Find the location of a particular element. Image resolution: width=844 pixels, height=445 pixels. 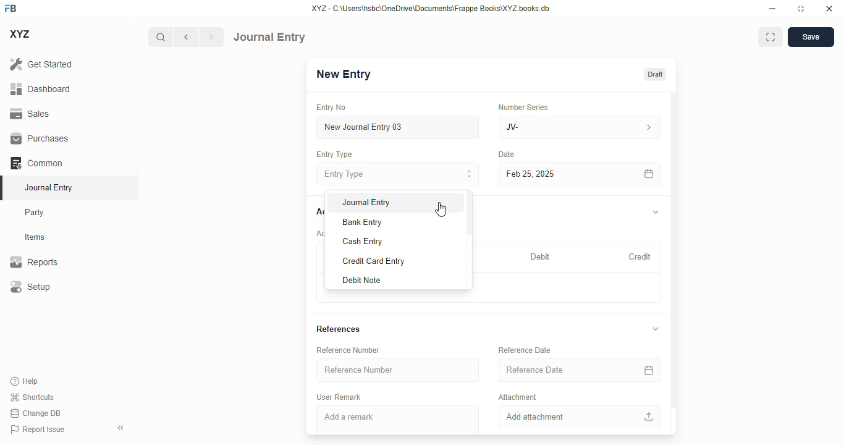

cash entry is located at coordinates (362, 242).